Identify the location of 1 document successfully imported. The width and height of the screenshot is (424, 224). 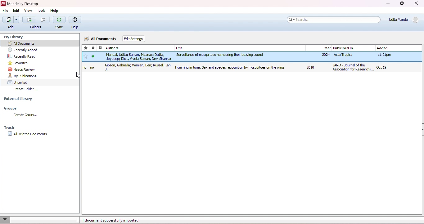
(114, 220).